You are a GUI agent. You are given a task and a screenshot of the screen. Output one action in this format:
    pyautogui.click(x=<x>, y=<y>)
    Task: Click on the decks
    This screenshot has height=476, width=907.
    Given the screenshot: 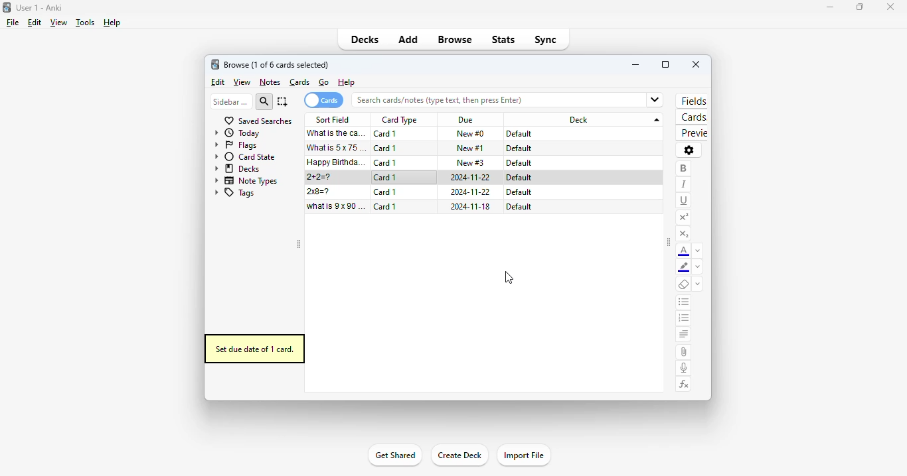 What is the action you would take?
    pyautogui.click(x=238, y=168)
    